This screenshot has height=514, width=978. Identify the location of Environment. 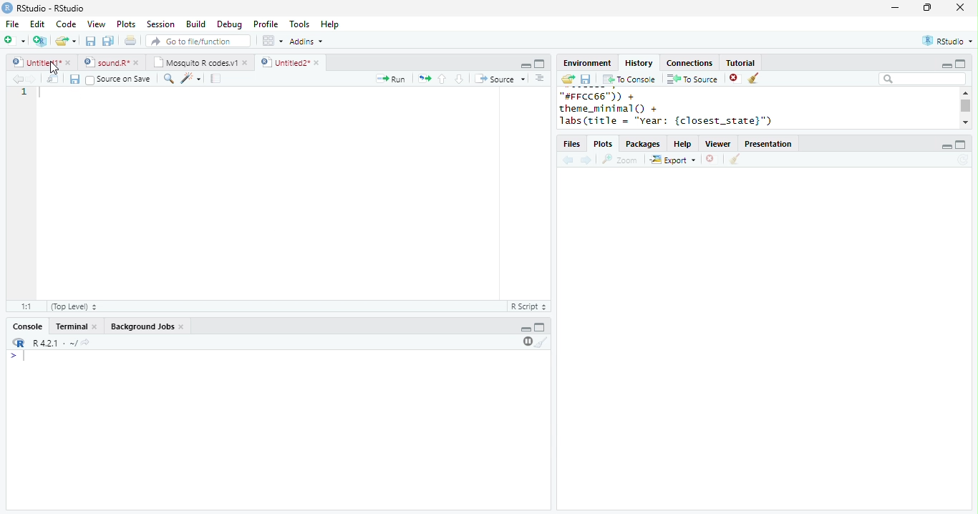
(586, 63).